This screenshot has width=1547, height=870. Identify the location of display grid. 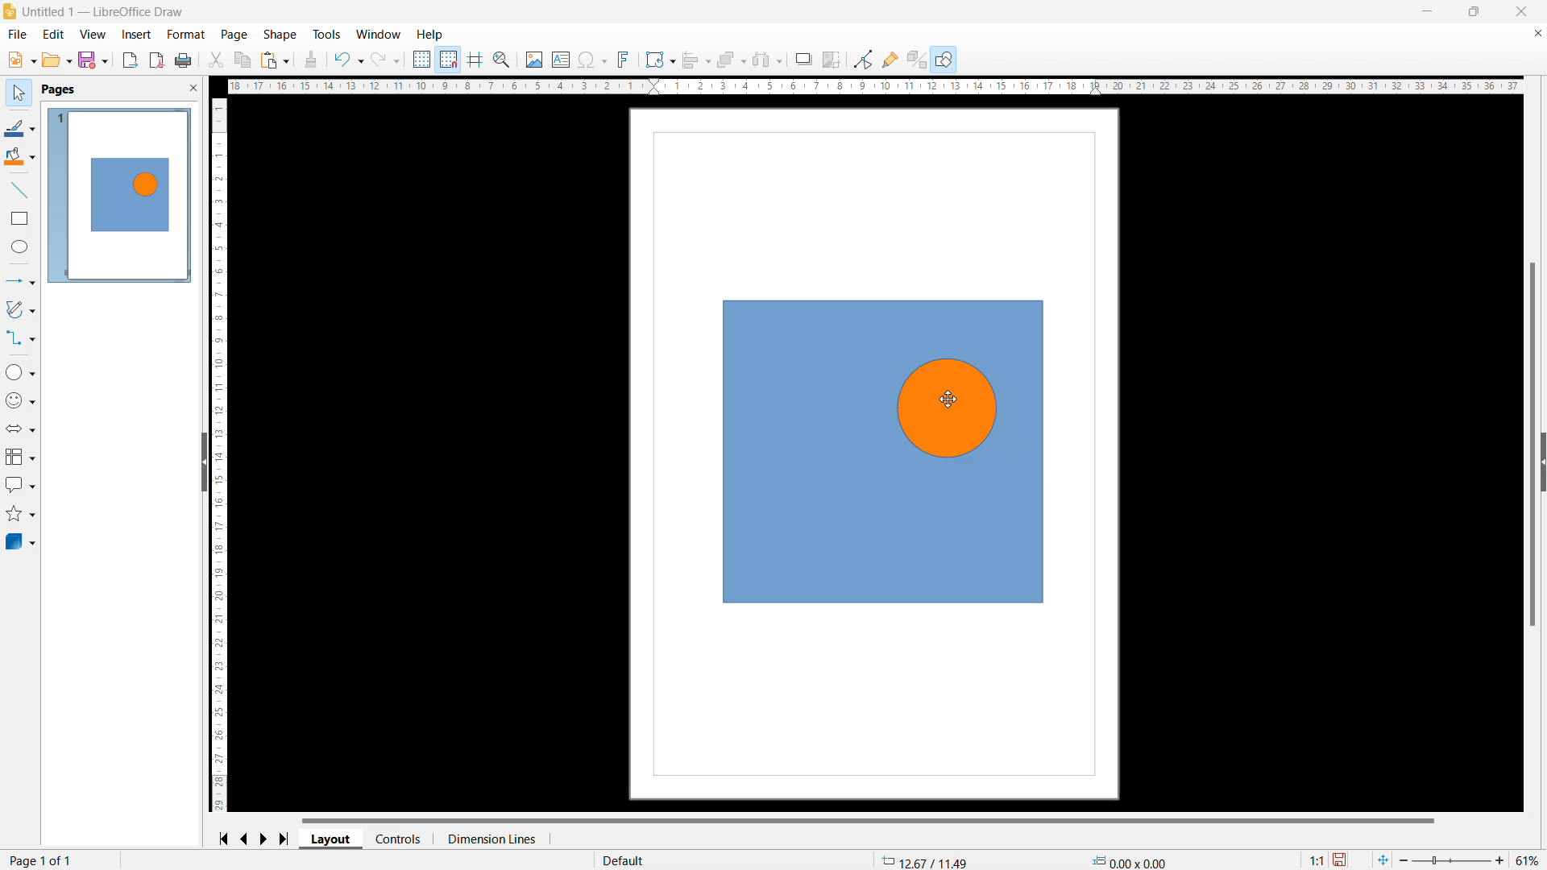
(421, 60).